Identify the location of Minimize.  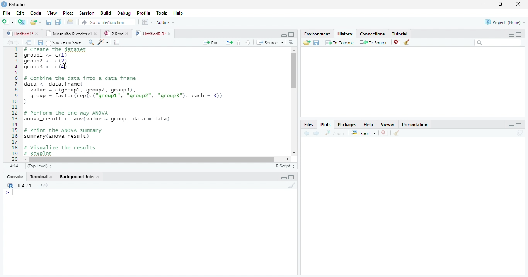
(510, 35).